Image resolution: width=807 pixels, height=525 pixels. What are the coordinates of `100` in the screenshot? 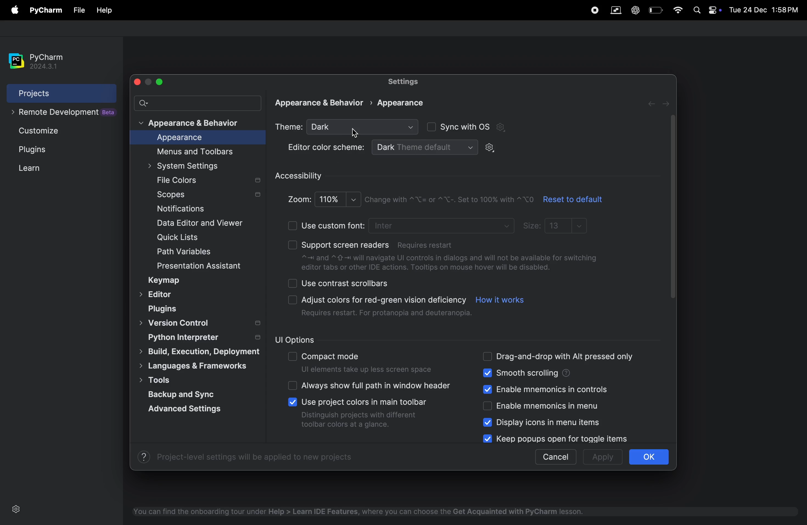 It's located at (337, 199).